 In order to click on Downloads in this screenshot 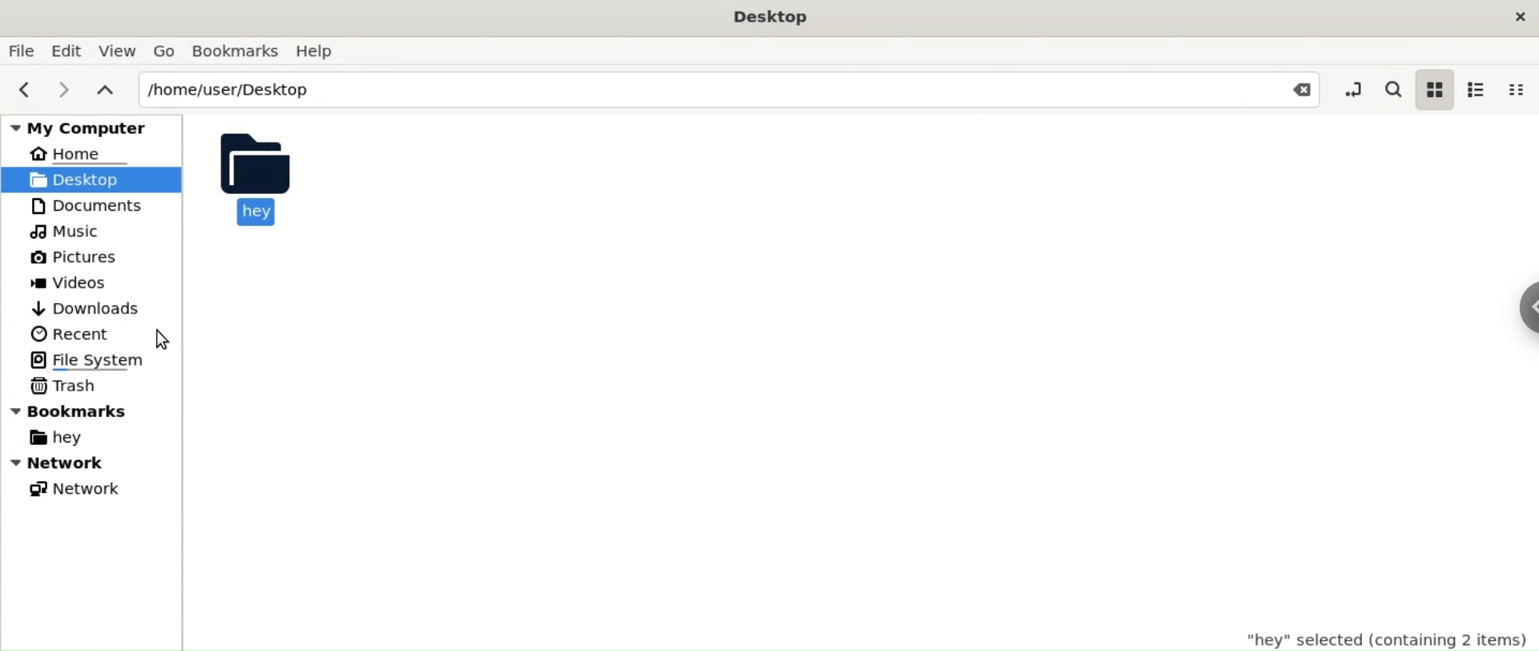, I will do `click(93, 308)`.